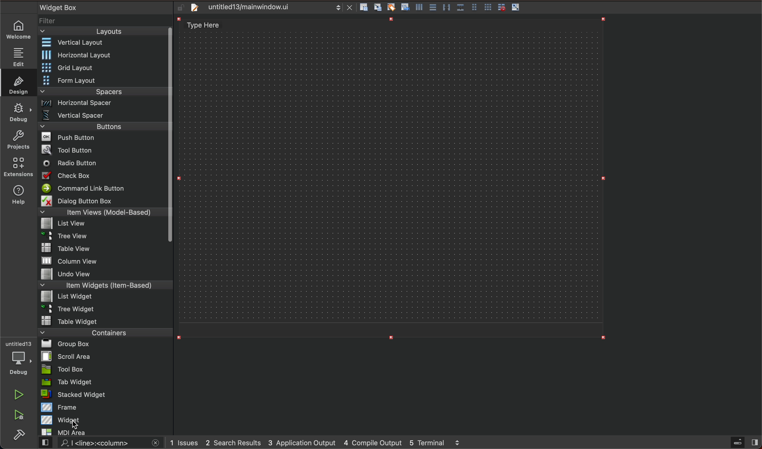 The height and width of the screenshot is (449, 762). What do you see at coordinates (489, 7) in the screenshot?
I see `` at bounding box center [489, 7].